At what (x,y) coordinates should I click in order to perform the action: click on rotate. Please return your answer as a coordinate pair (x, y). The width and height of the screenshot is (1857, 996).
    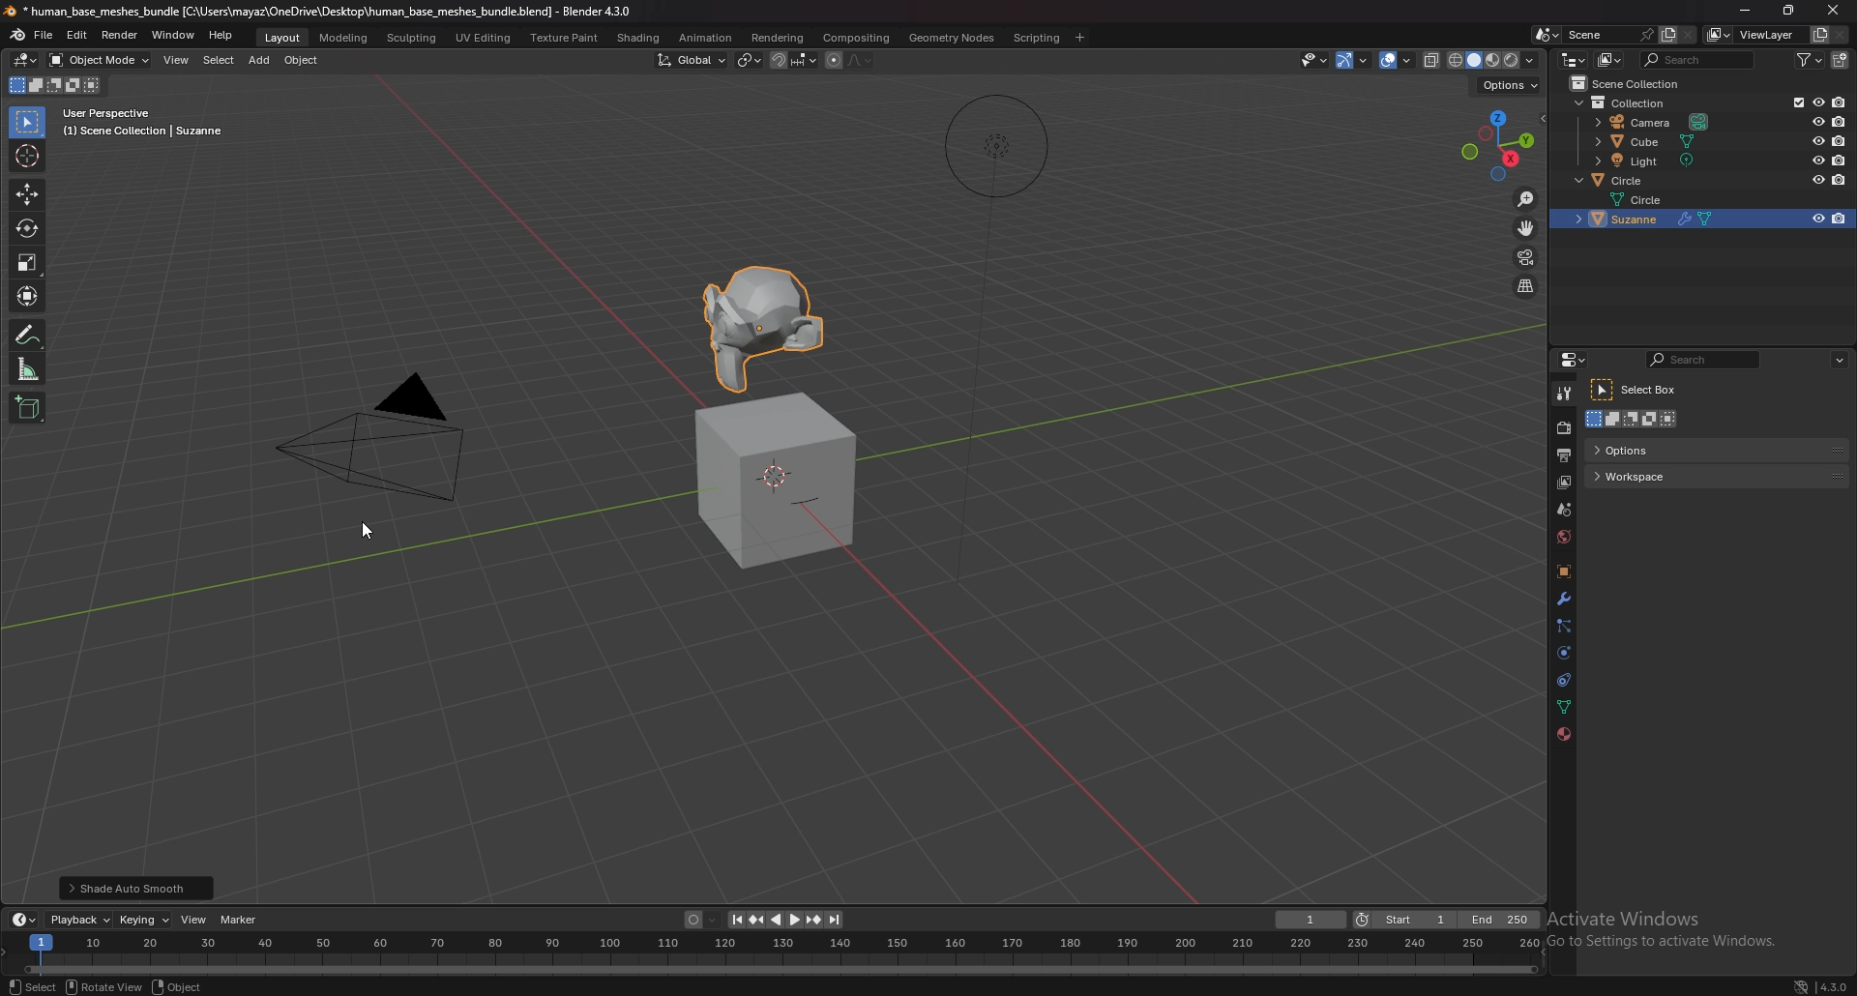
    Looking at the image, I should click on (101, 987).